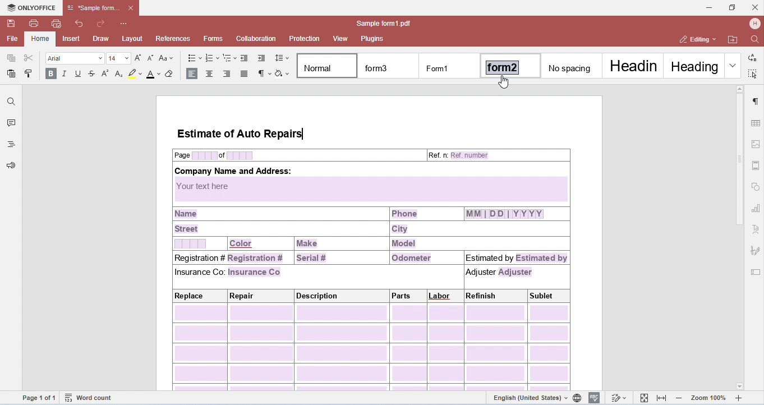 Image resolution: width=764 pixels, height=405 pixels. What do you see at coordinates (135, 75) in the screenshot?
I see `background color` at bounding box center [135, 75].